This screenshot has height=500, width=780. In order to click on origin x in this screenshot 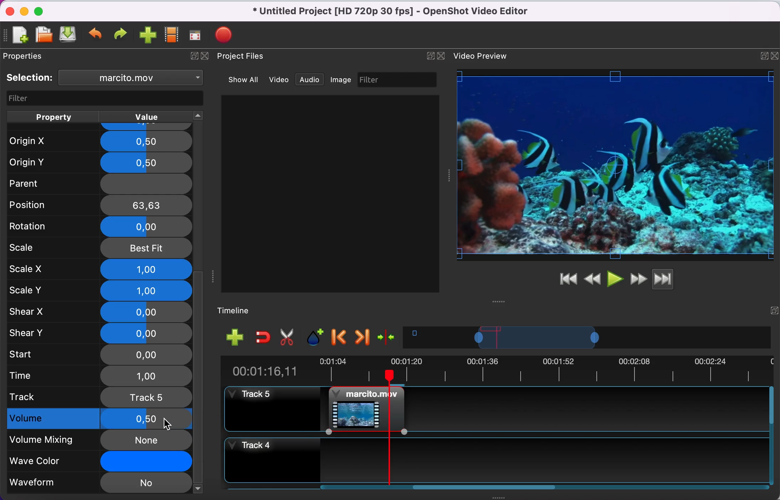, I will do `click(97, 139)`.